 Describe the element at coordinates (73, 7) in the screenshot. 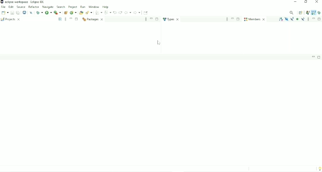

I see `Project` at that location.